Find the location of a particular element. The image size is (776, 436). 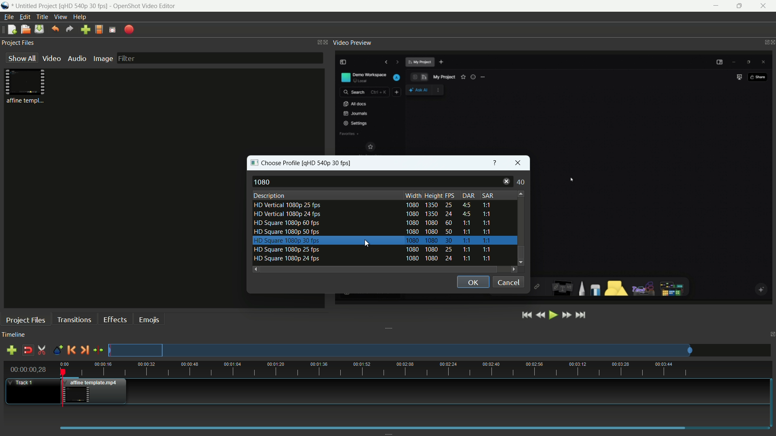

emojis is located at coordinates (149, 320).